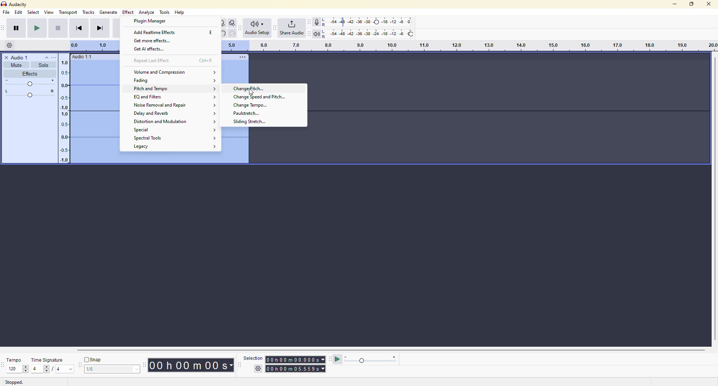 Image resolution: width=718 pixels, height=386 pixels. I want to click on change speed and pitch, so click(259, 97).